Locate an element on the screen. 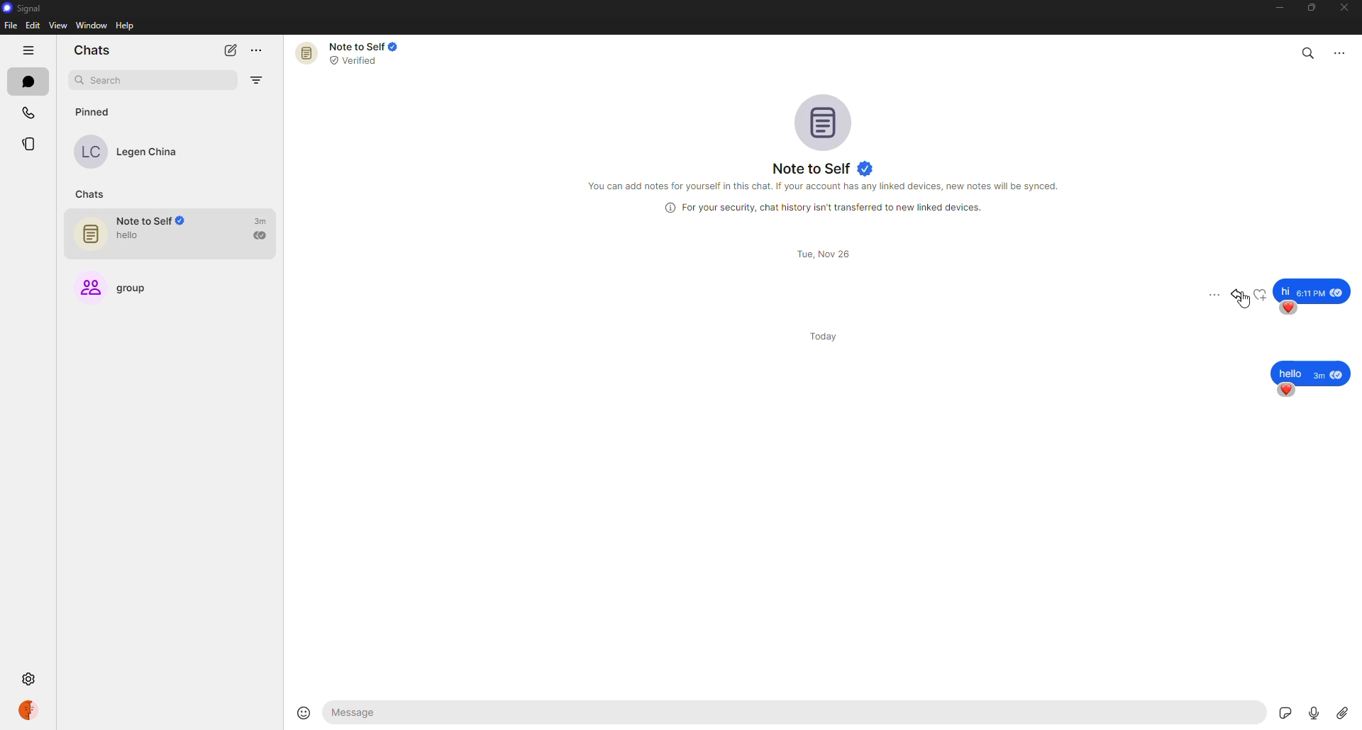  message is located at coordinates (2855, 618).